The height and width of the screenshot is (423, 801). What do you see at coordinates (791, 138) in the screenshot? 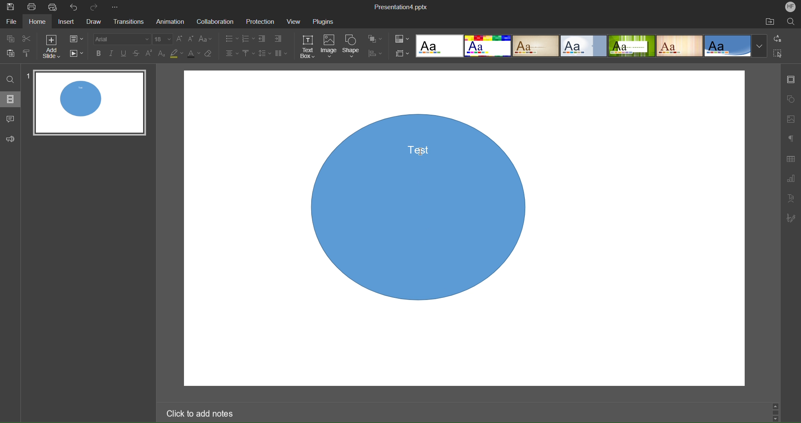
I see `Paragraph Settings` at bounding box center [791, 138].